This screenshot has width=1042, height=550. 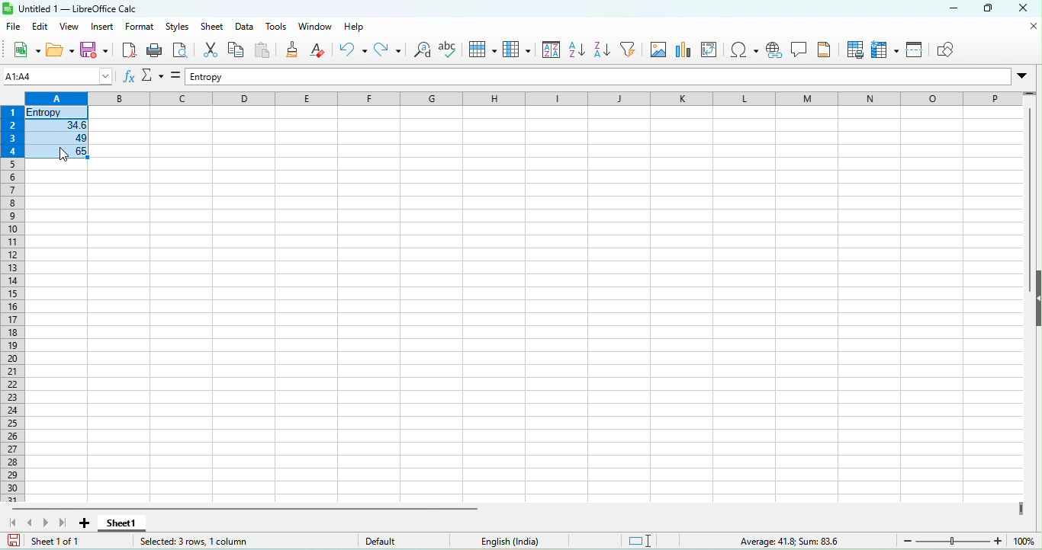 I want to click on insert, so click(x=103, y=28).